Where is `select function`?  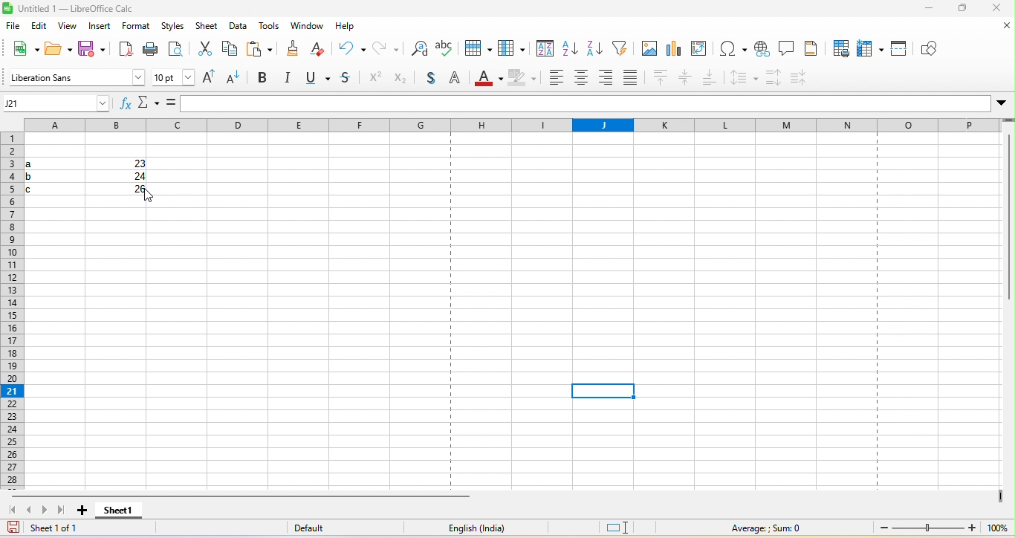 select function is located at coordinates (148, 103).